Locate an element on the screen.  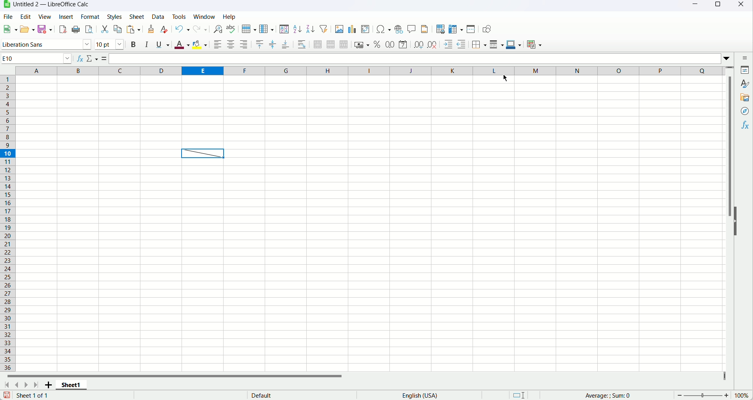
Headers and footers is located at coordinates (424, 28).